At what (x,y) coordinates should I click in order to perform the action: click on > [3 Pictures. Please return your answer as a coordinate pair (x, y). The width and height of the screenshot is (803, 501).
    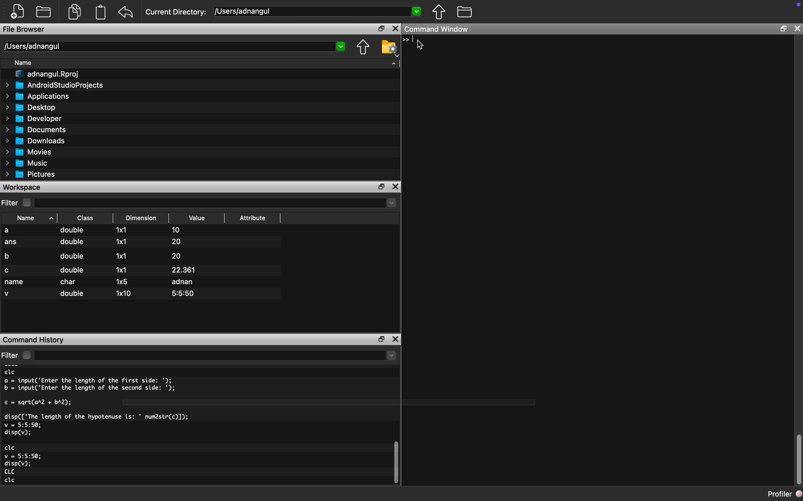
    Looking at the image, I should click on (32, 175).